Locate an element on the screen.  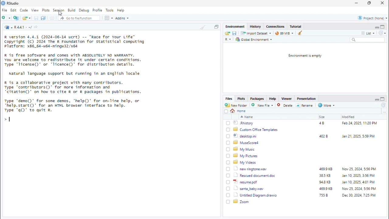
Untitled Diagram.drawio 755B Dec 30, 2024, 7.25 PM is located at coordinates (305, 195).